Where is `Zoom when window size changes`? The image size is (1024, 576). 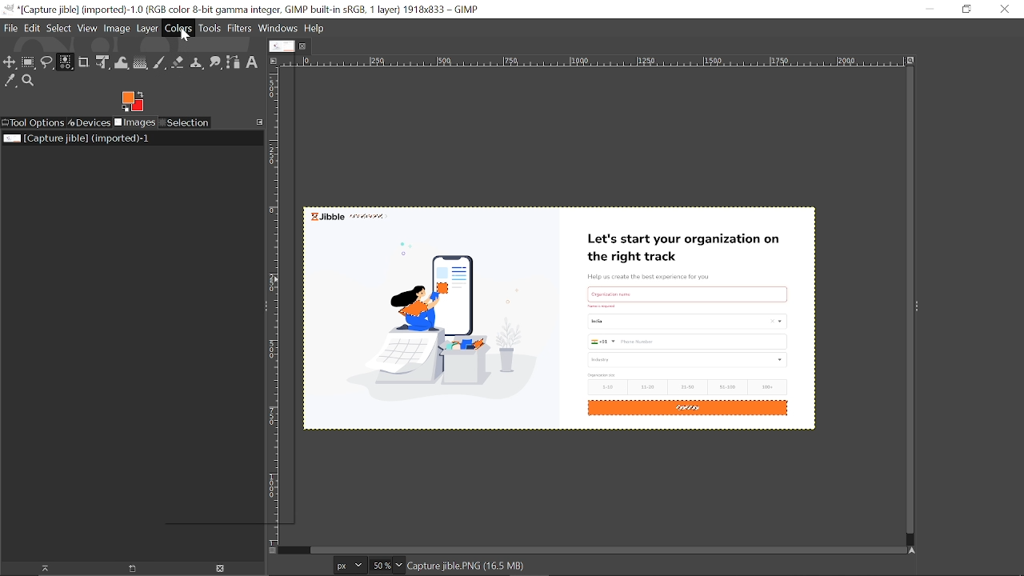
Zoom when window size changes is located at coordinates (909, 62).